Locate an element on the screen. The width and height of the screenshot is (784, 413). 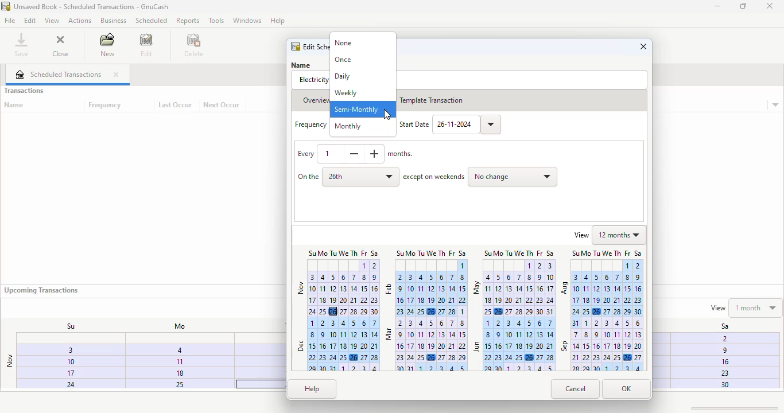
25 is located at coordinates (173, 384).